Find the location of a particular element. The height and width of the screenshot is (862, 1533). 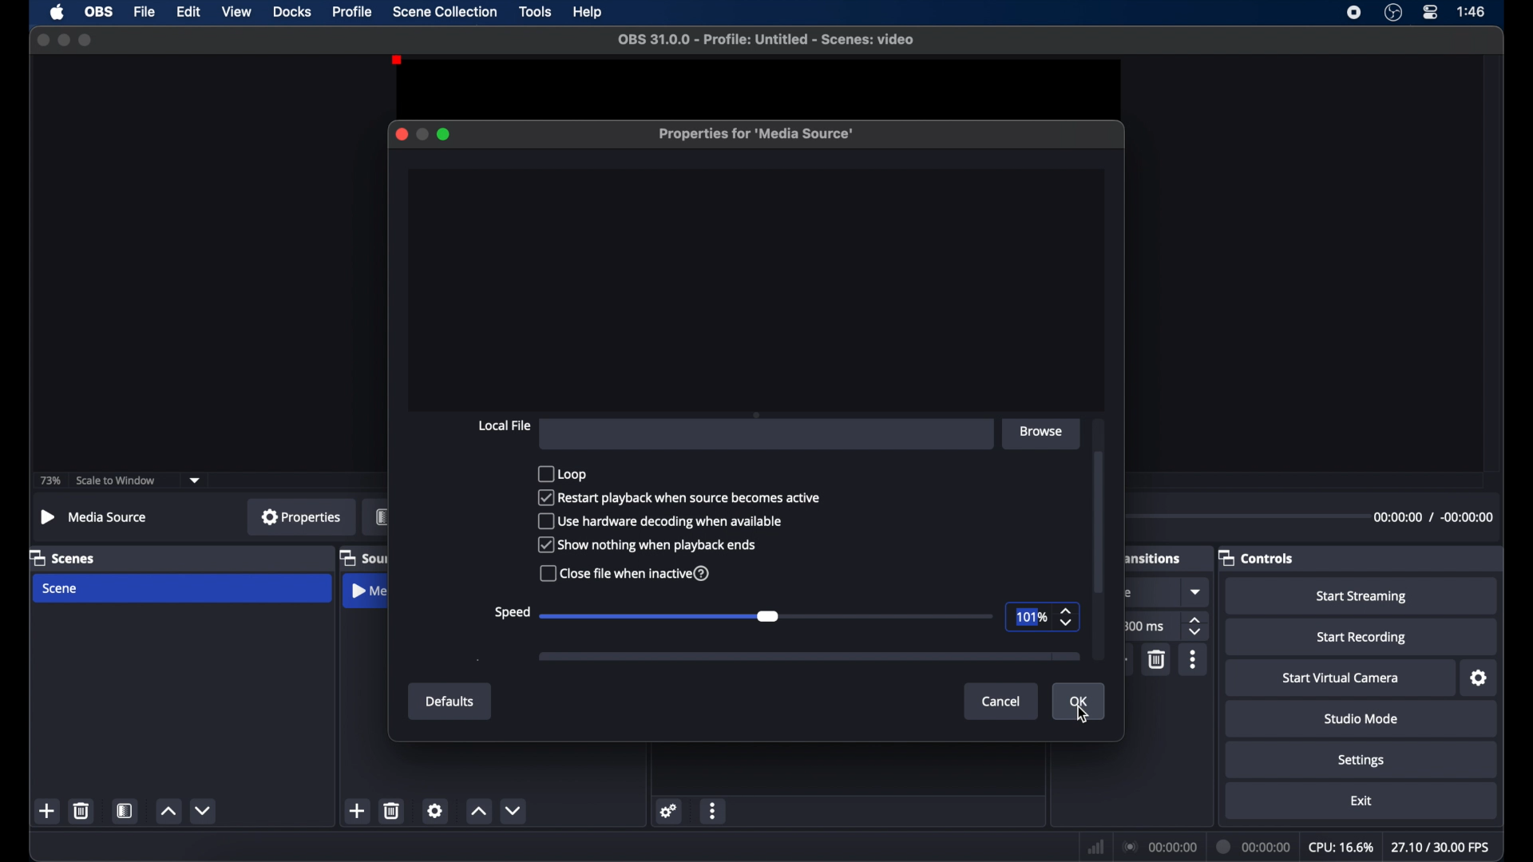

controls is located at coordinates (1255, 559).